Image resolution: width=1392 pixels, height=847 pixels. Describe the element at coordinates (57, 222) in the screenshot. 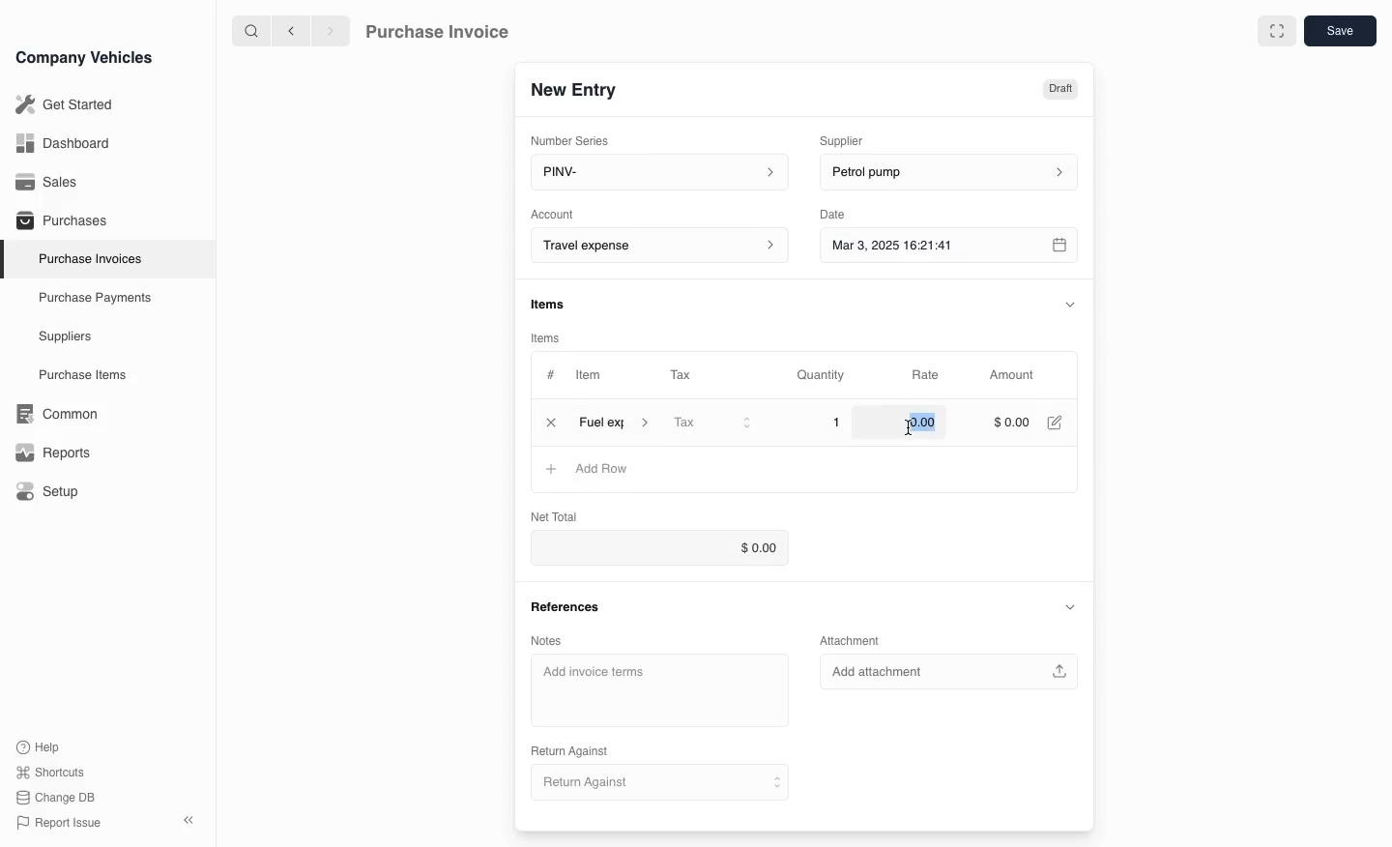

I see `Purchases` at that location.